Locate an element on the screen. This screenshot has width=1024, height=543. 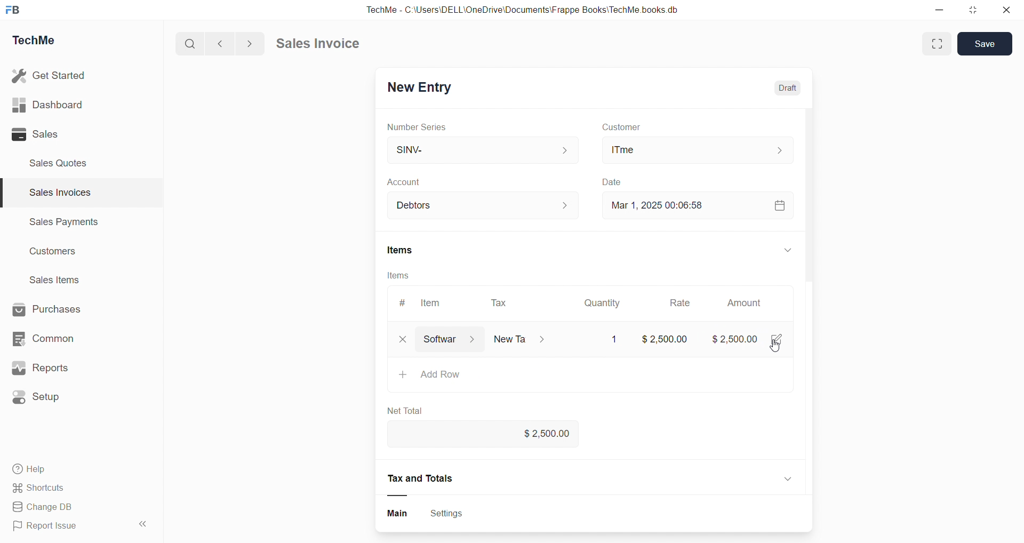
Amount is located at coordinates (743, 304).